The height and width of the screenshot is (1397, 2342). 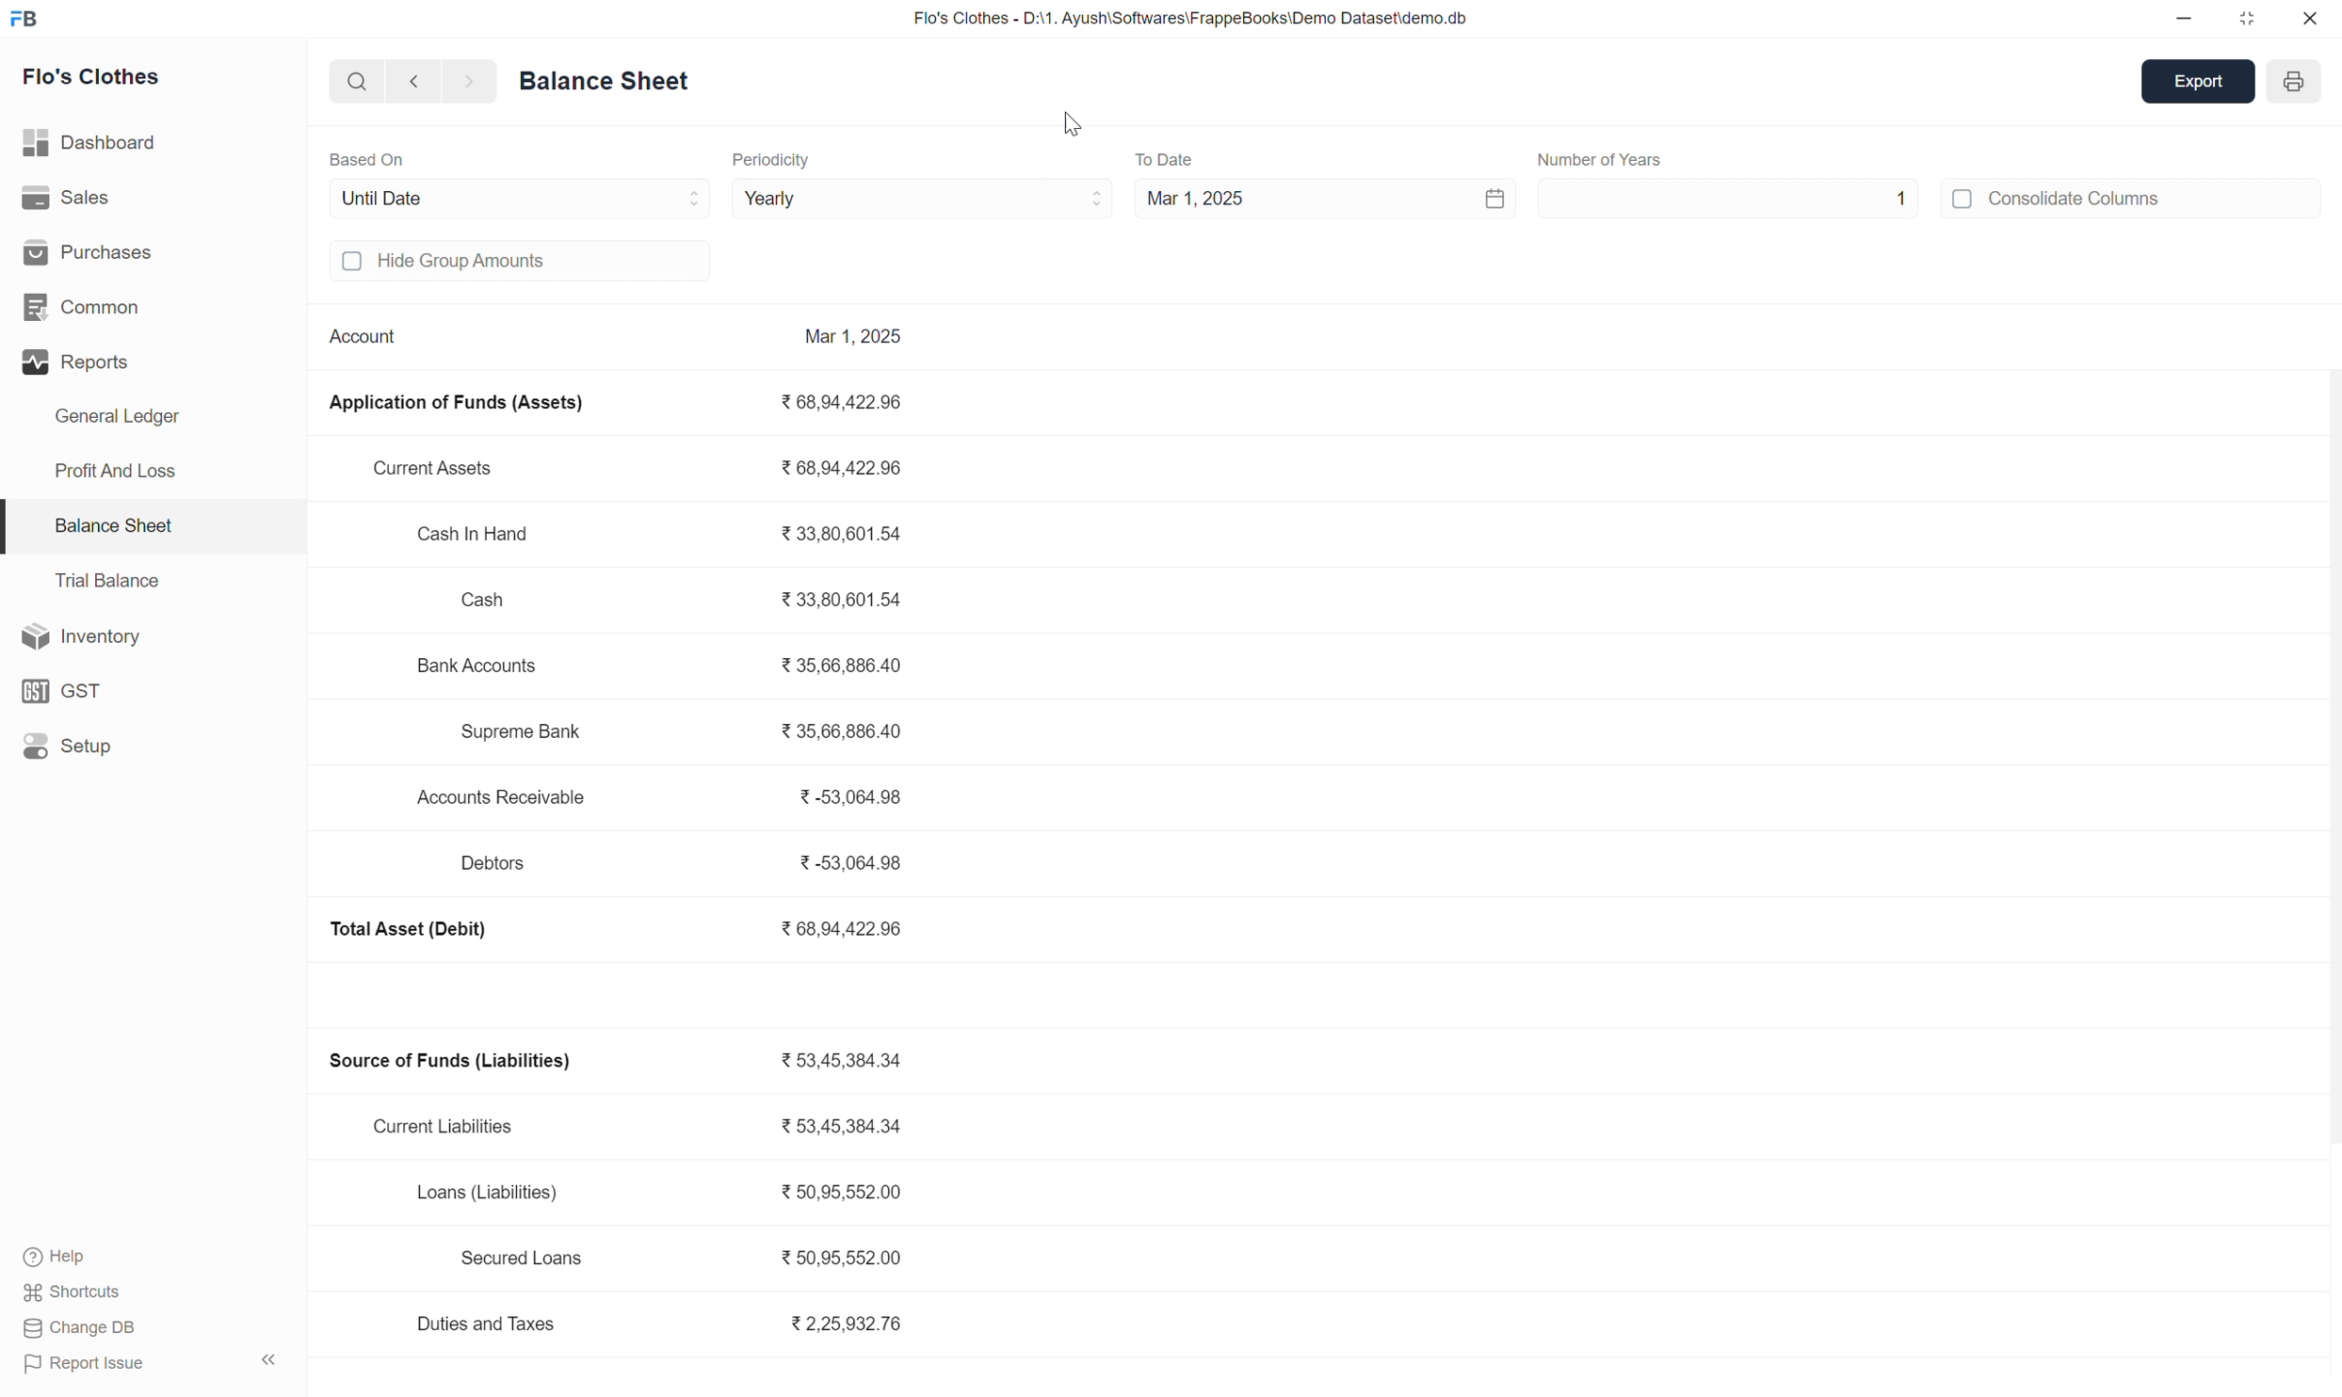 I want to click on 33,80,601.54, so click(x=849, y=597).